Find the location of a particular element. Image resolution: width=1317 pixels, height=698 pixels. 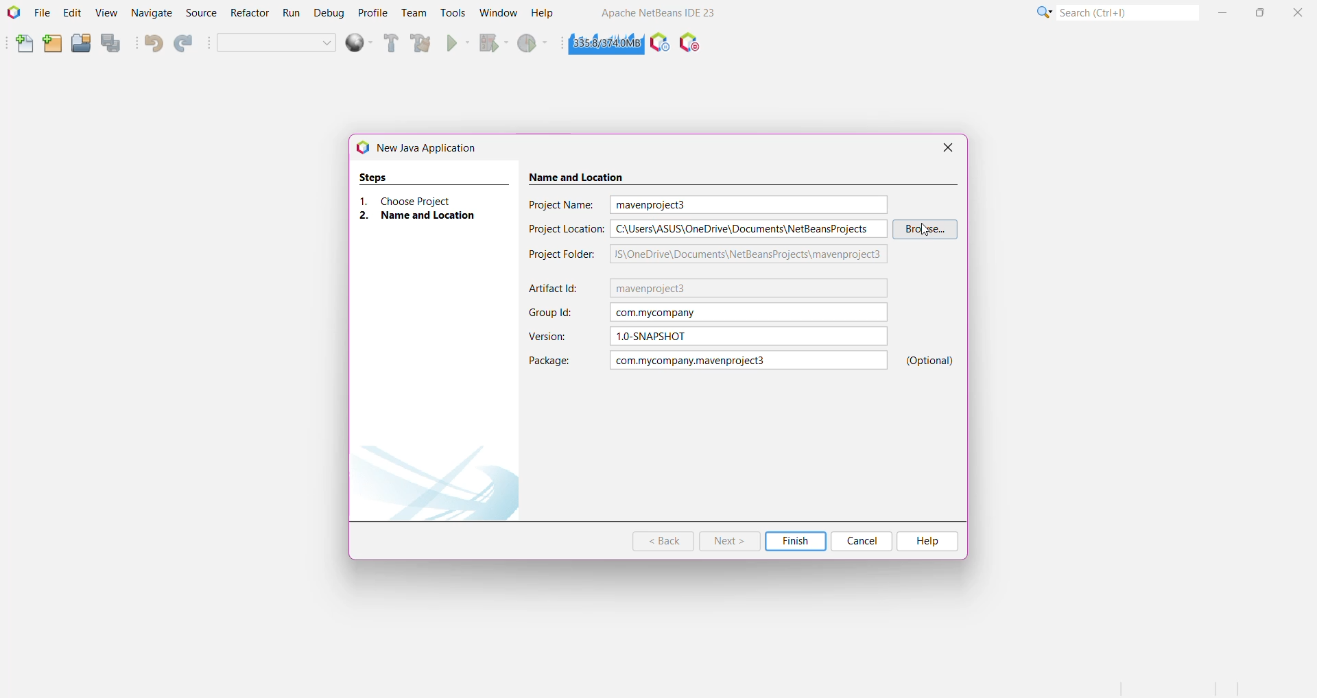

Window is located at coordinates (496, 14).